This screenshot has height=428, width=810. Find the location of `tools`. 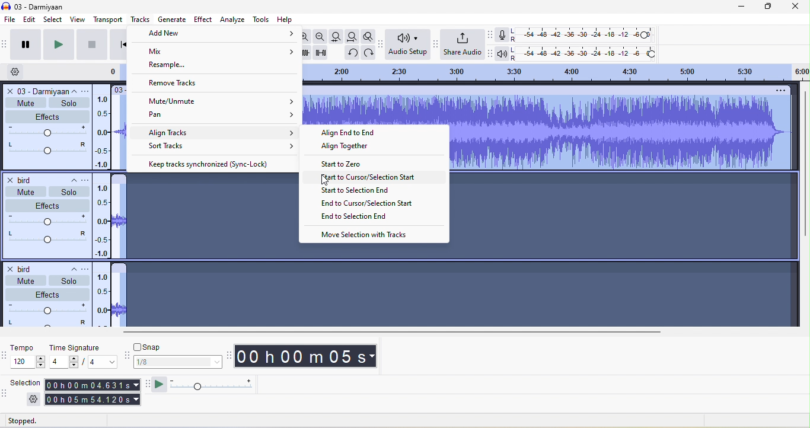

tools is located at coordinates (262, 19).